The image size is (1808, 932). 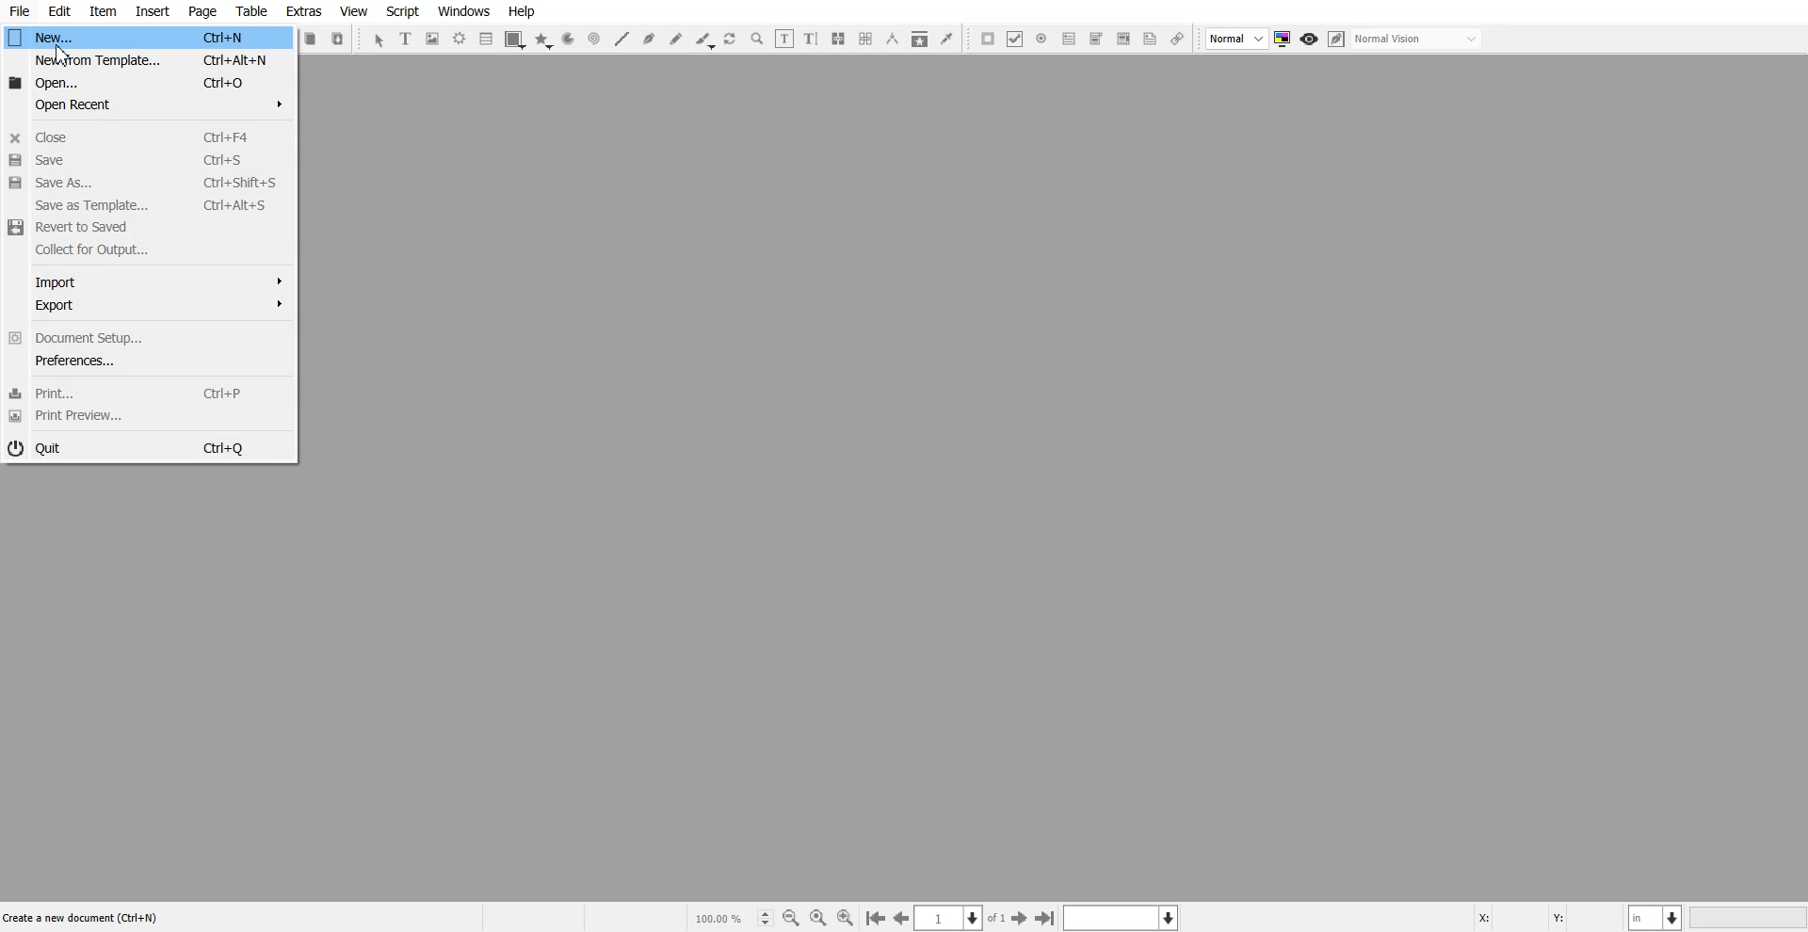 What do you see at coordinates (875, 919) in the screenshot?
I see `Go to the first page` at bounding box center [875, 919].